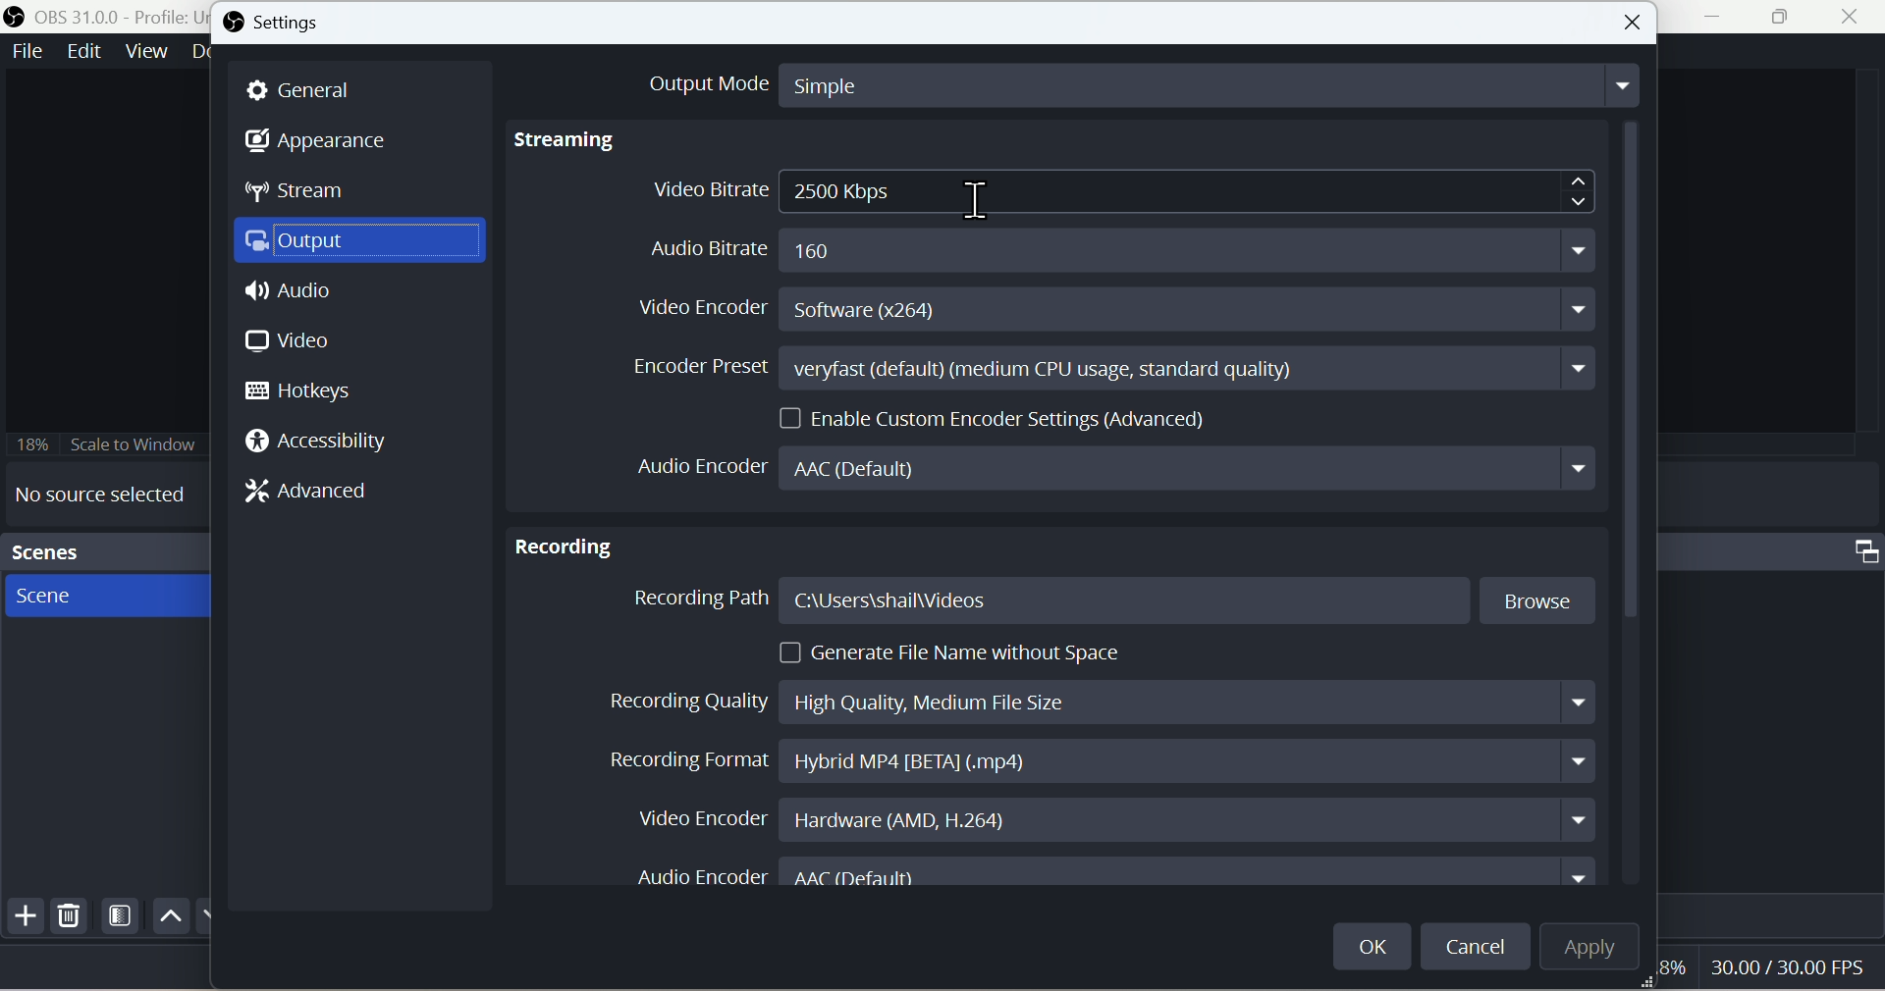 The image size is (1885, 991). Describe the element at coordinates (570, 140) in the screenshot. I see `Streaming` at that location.